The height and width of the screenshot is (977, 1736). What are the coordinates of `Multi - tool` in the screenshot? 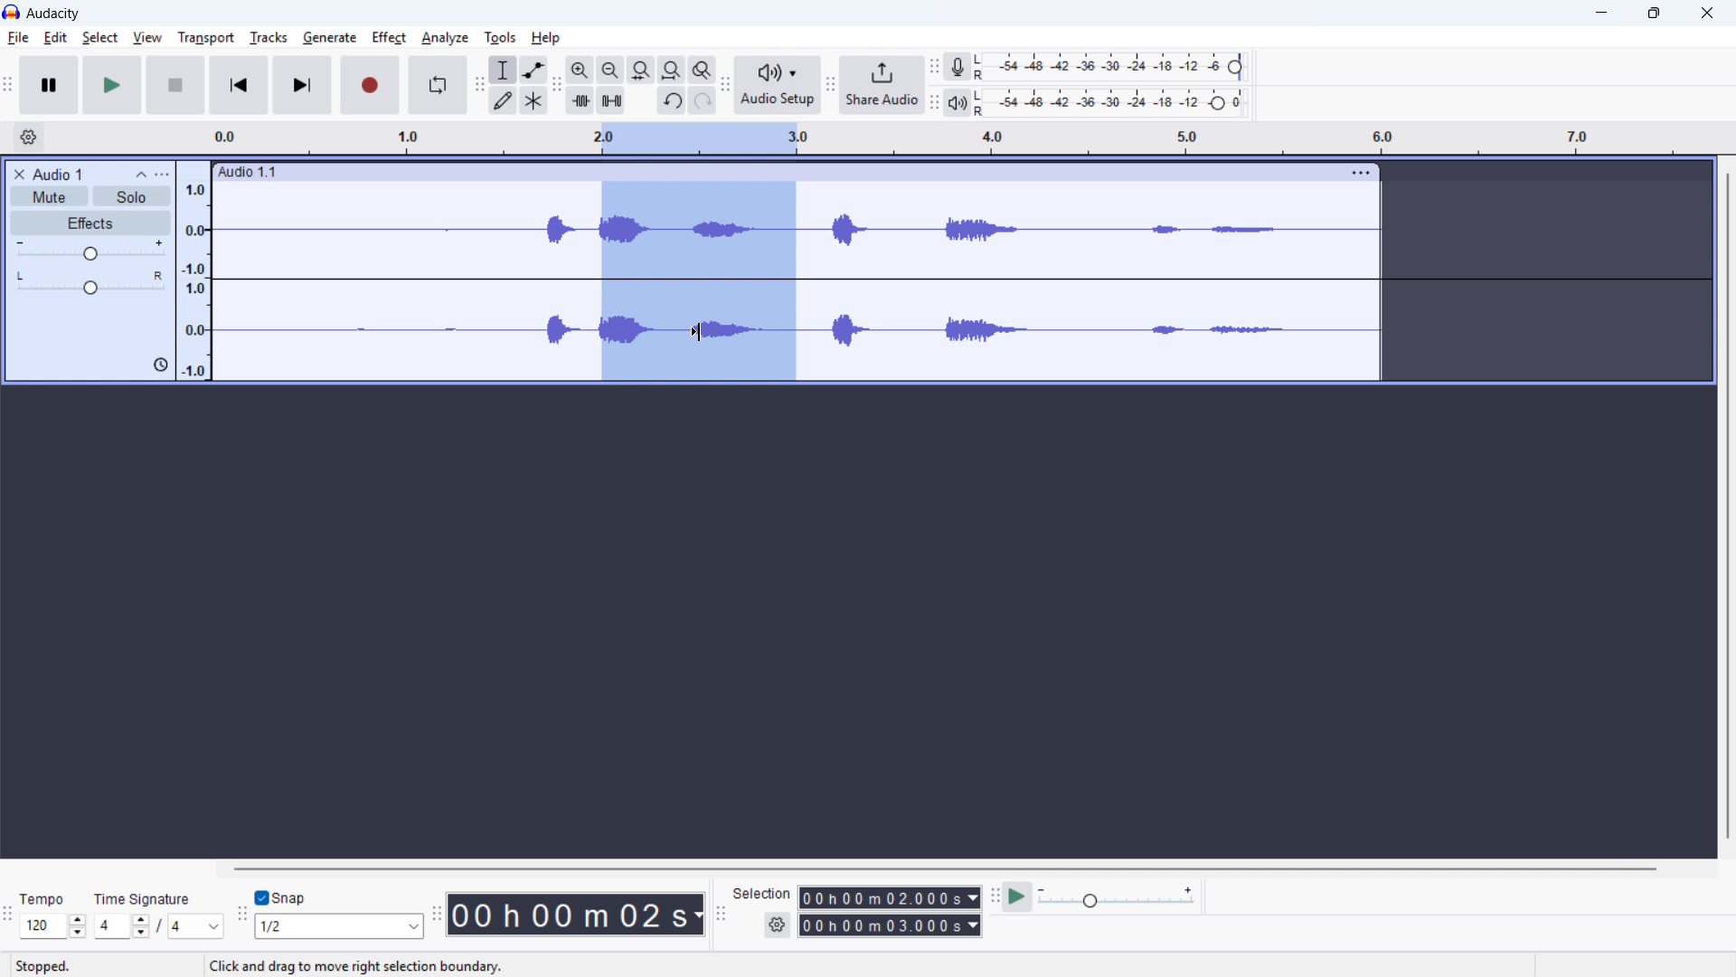 It's located at (533, 100).